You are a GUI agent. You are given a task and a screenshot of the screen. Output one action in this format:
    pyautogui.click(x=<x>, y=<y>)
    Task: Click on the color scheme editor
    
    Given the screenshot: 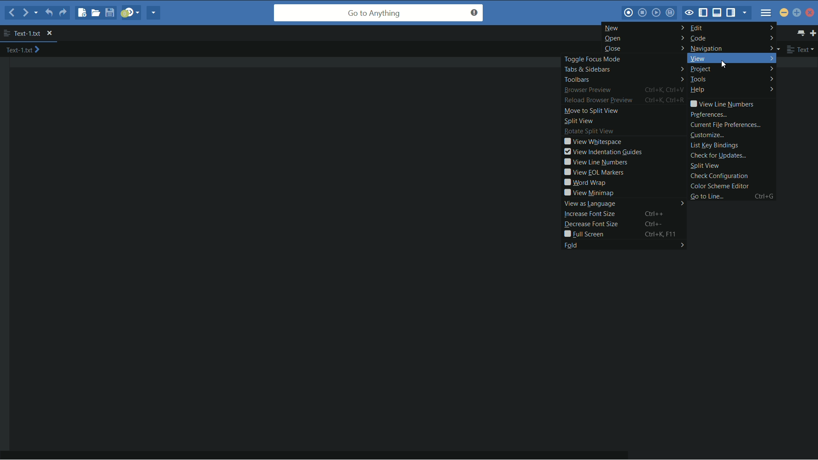 What is the action you would take?
    pyautogui.click(x=720, y=186)
    